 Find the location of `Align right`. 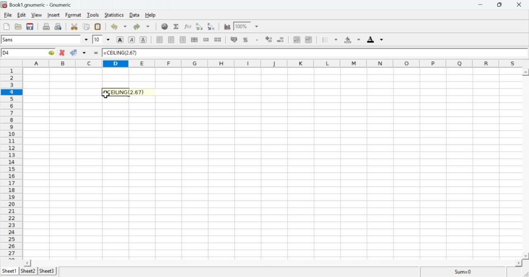

Align right is located at coordinates (172, 40).